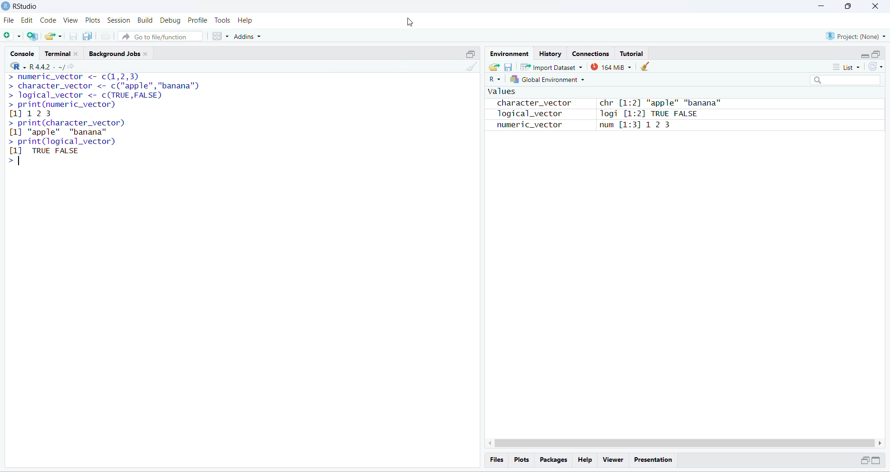  What do you see at coordinates (10, 35) in the screenshot?
I see `new file` at bounding box center [10, 35].